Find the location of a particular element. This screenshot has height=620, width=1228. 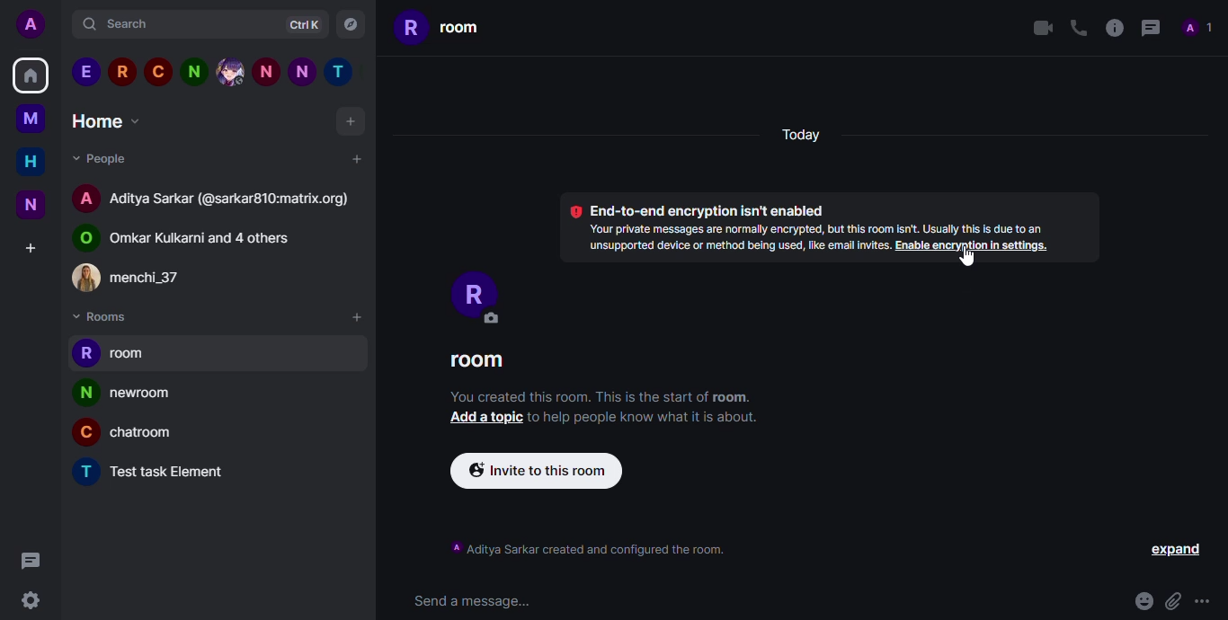

people dropdown is located at coordinates (102, 158).